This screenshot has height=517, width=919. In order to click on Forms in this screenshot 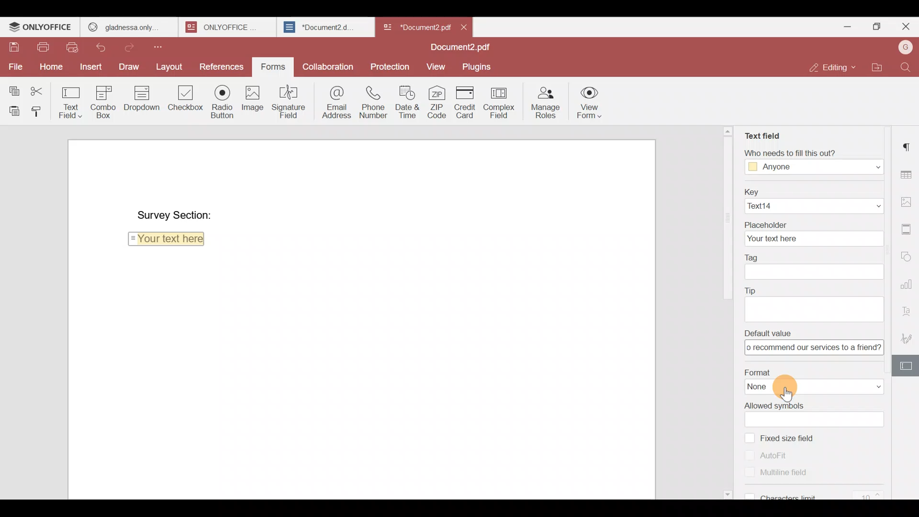, I will do `click(269, 67)`.